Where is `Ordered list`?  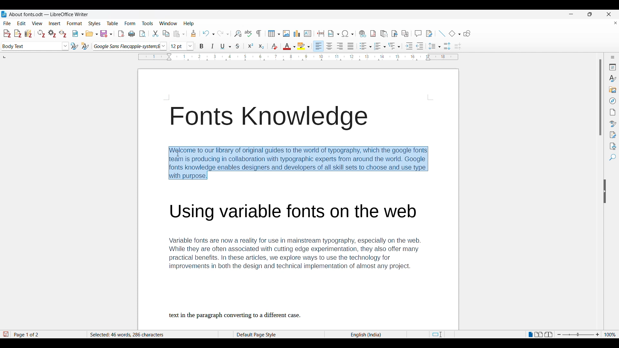 Ordered list is located at coordinates (380, 46).